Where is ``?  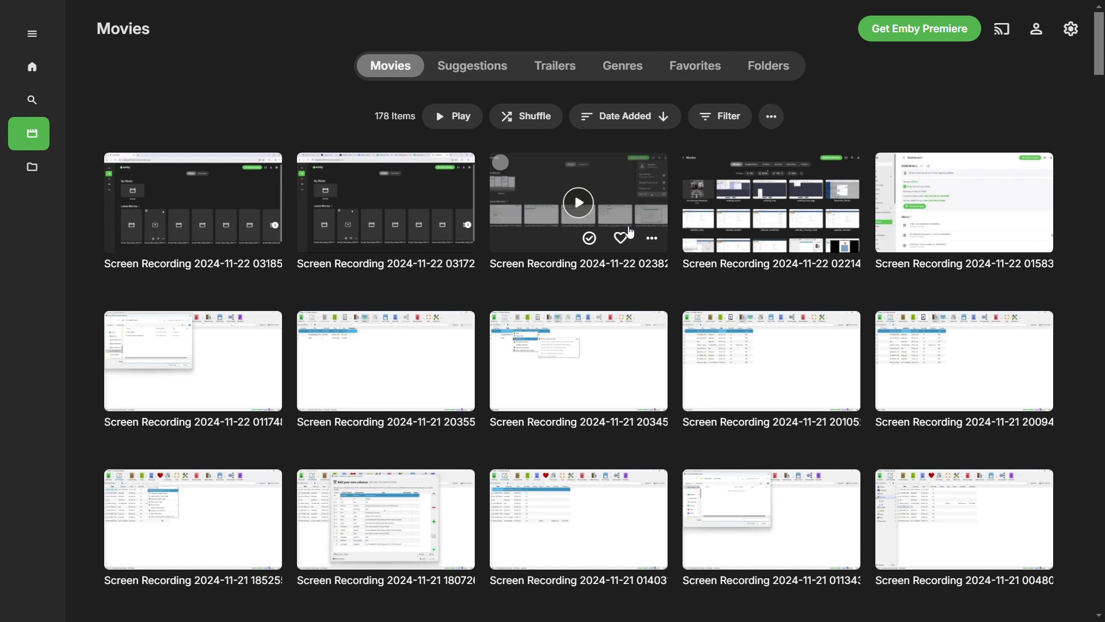
 is located at coordinates (967, 528).